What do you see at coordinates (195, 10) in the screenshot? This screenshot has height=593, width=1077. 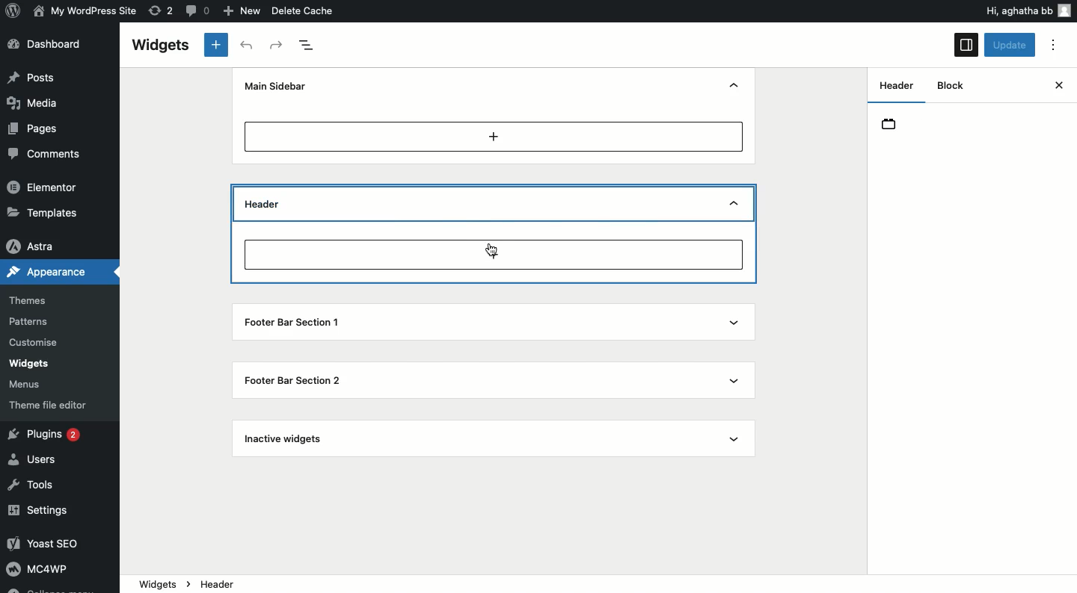 I see `Comment` at bounding box center [195, 10].